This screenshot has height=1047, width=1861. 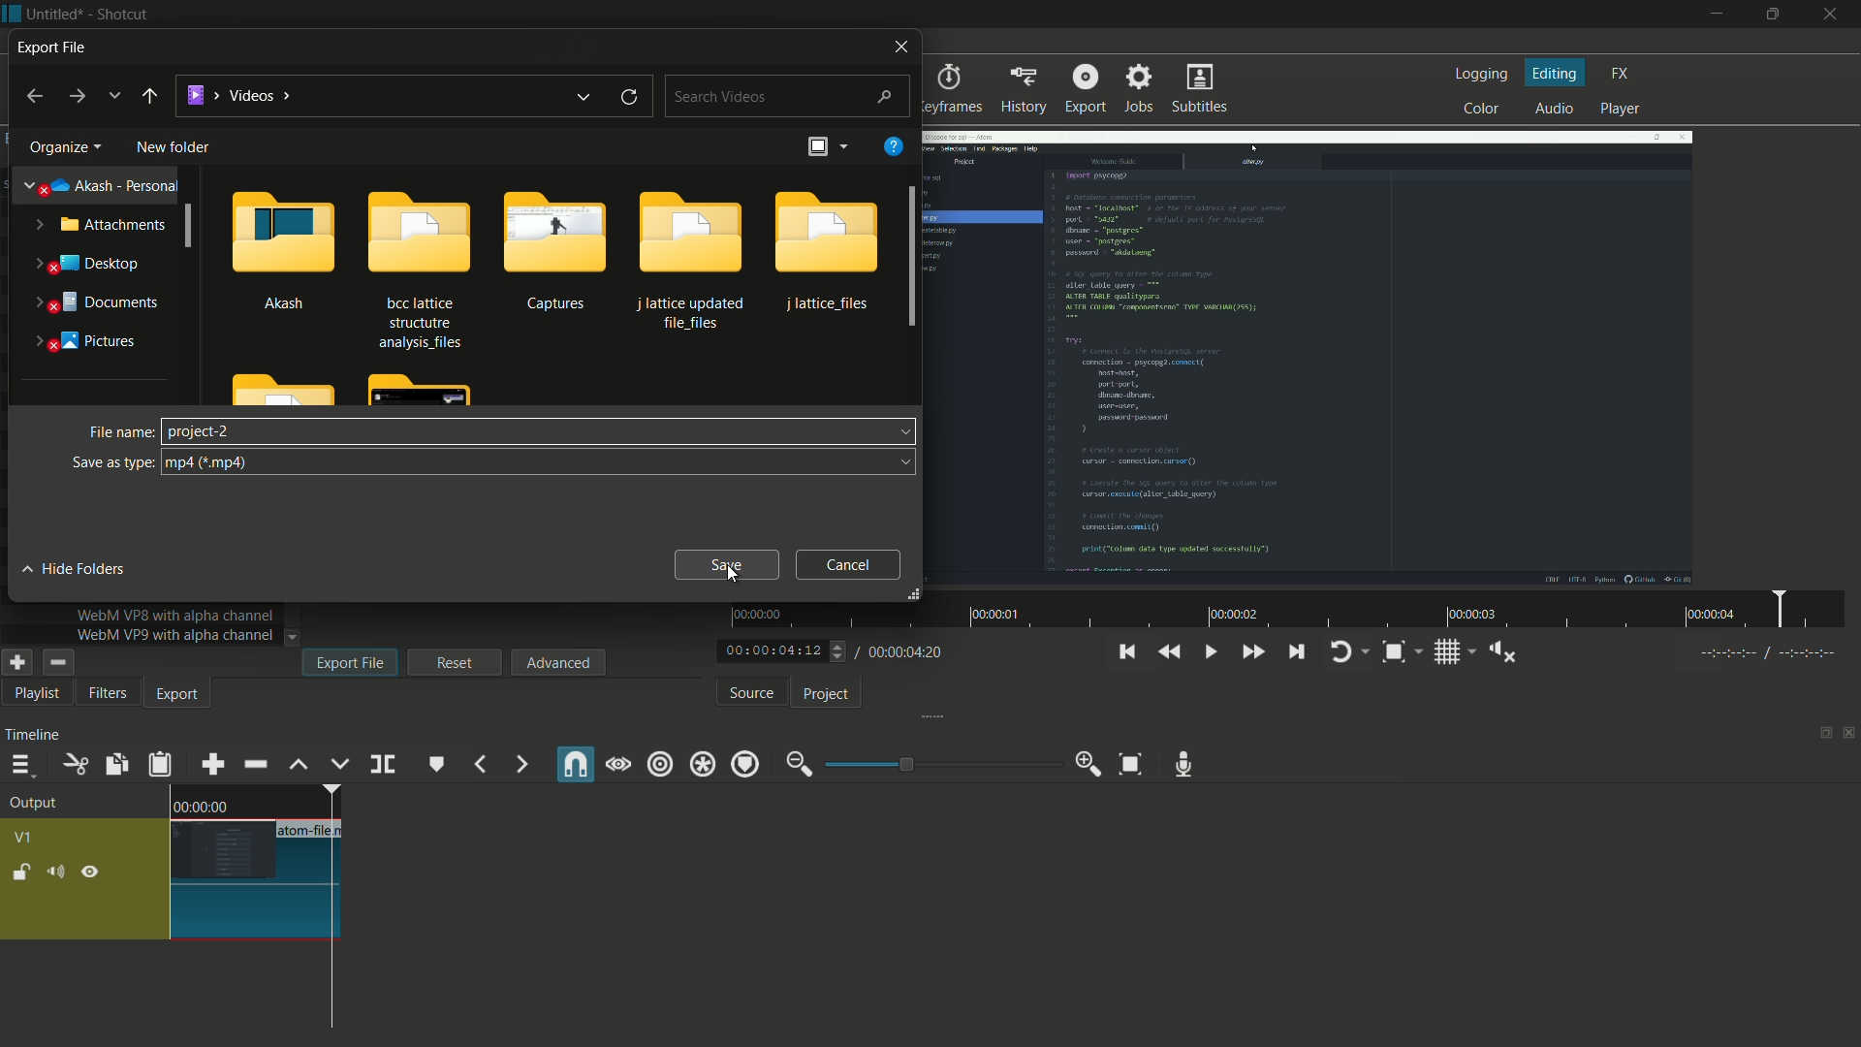 I want to click on rewind/fast forward, so click(x=839, y=650).